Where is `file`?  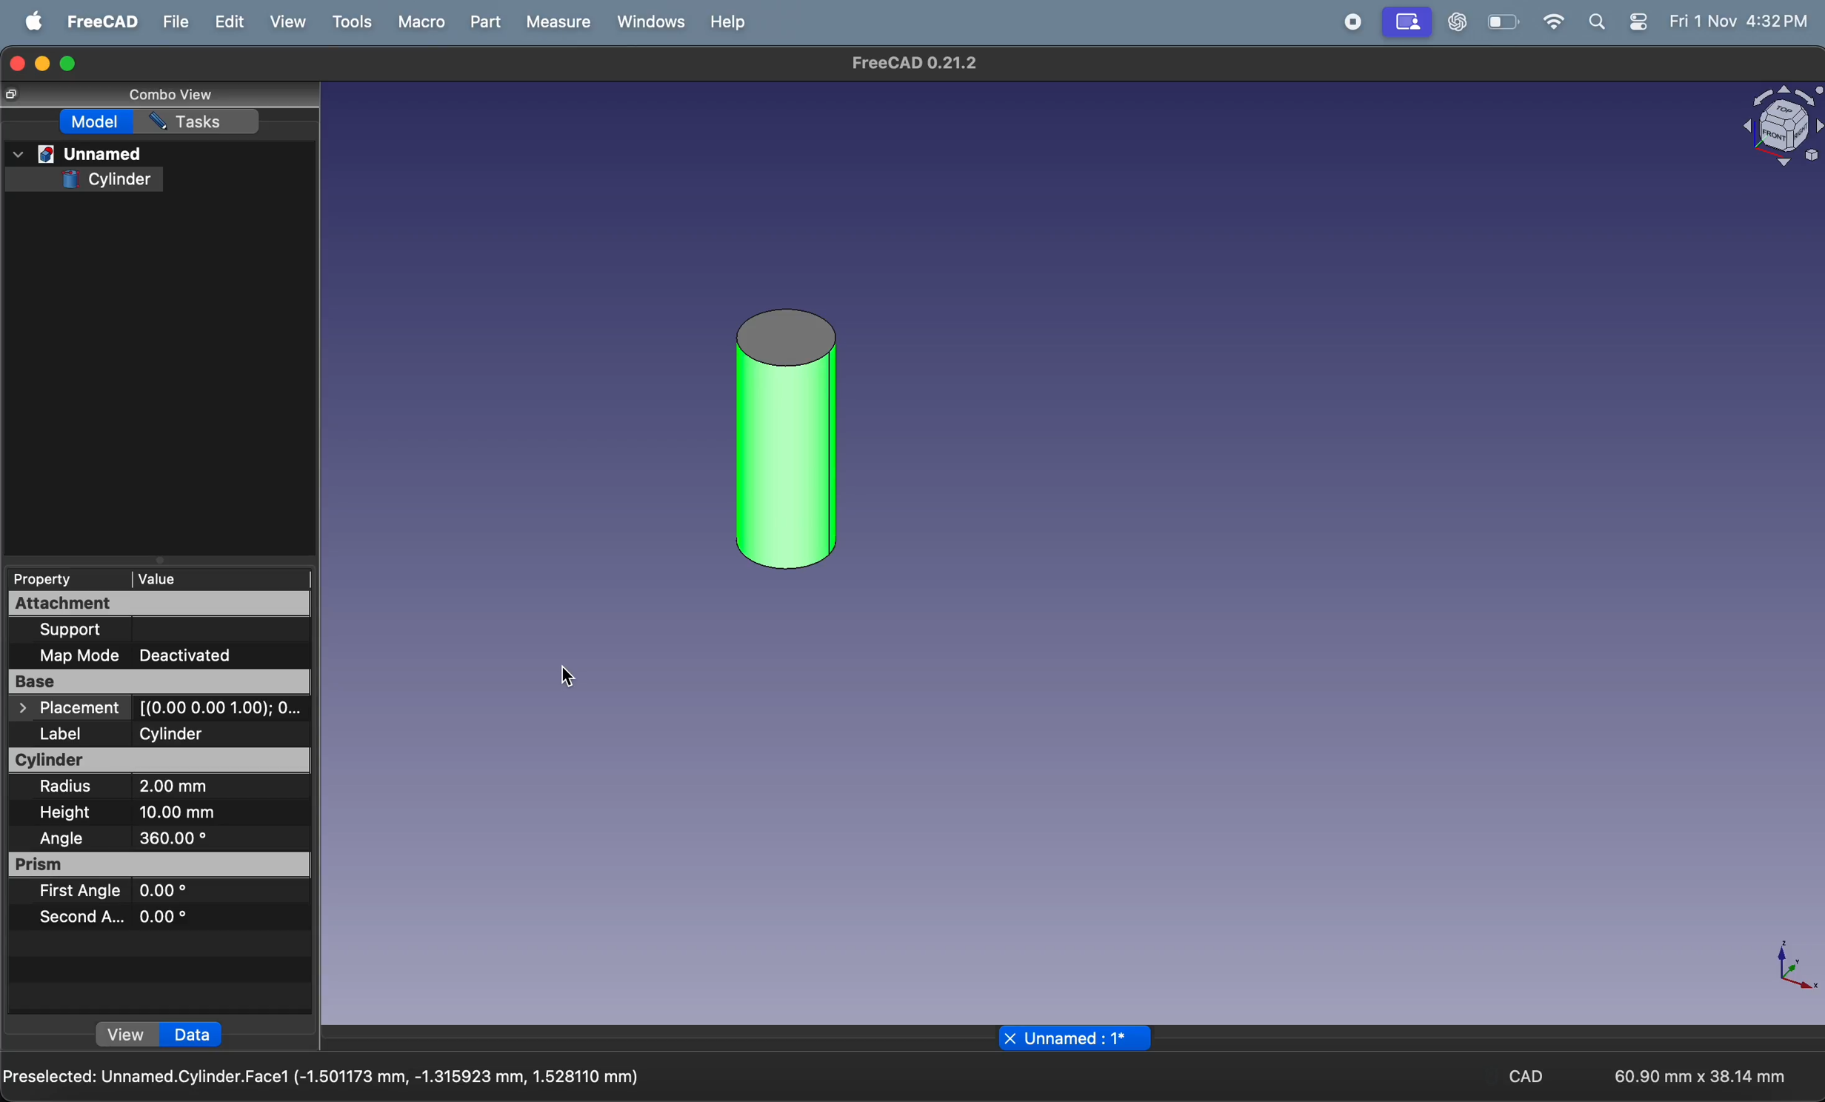 file is located at coordinates (172, 22).